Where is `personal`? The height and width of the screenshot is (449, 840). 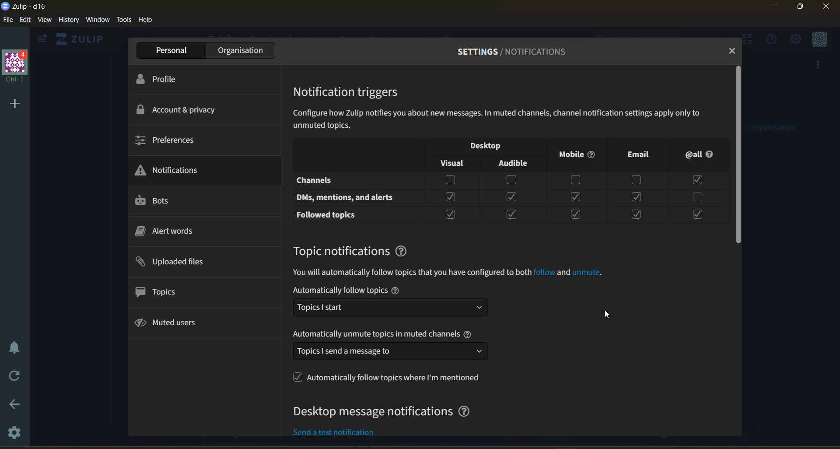 personal is located at coordinates (168, 50).